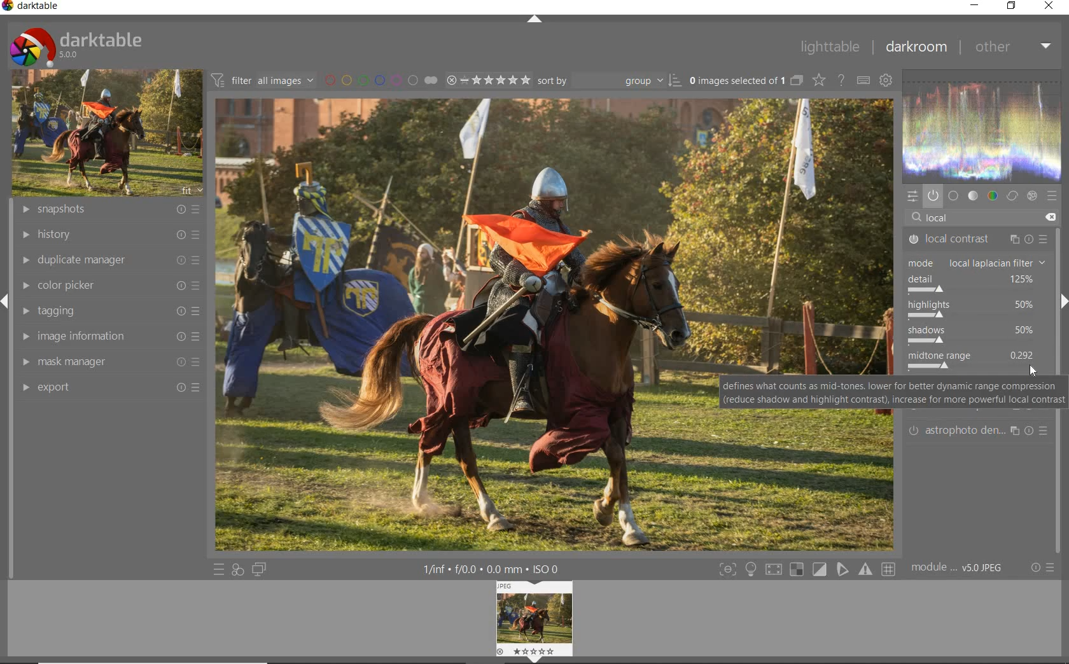 The width and height of the screenshot is (1069, 664). I want to click on define keyboard shortcuts, so click(862, 80).